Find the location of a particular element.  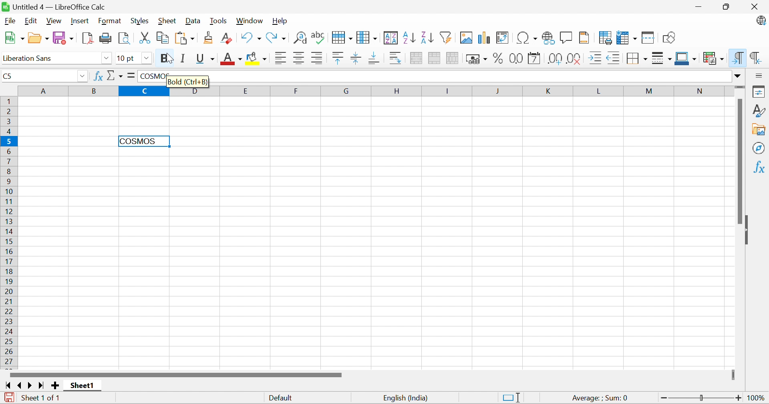

Align bottom is located at coordinates (374, 58).